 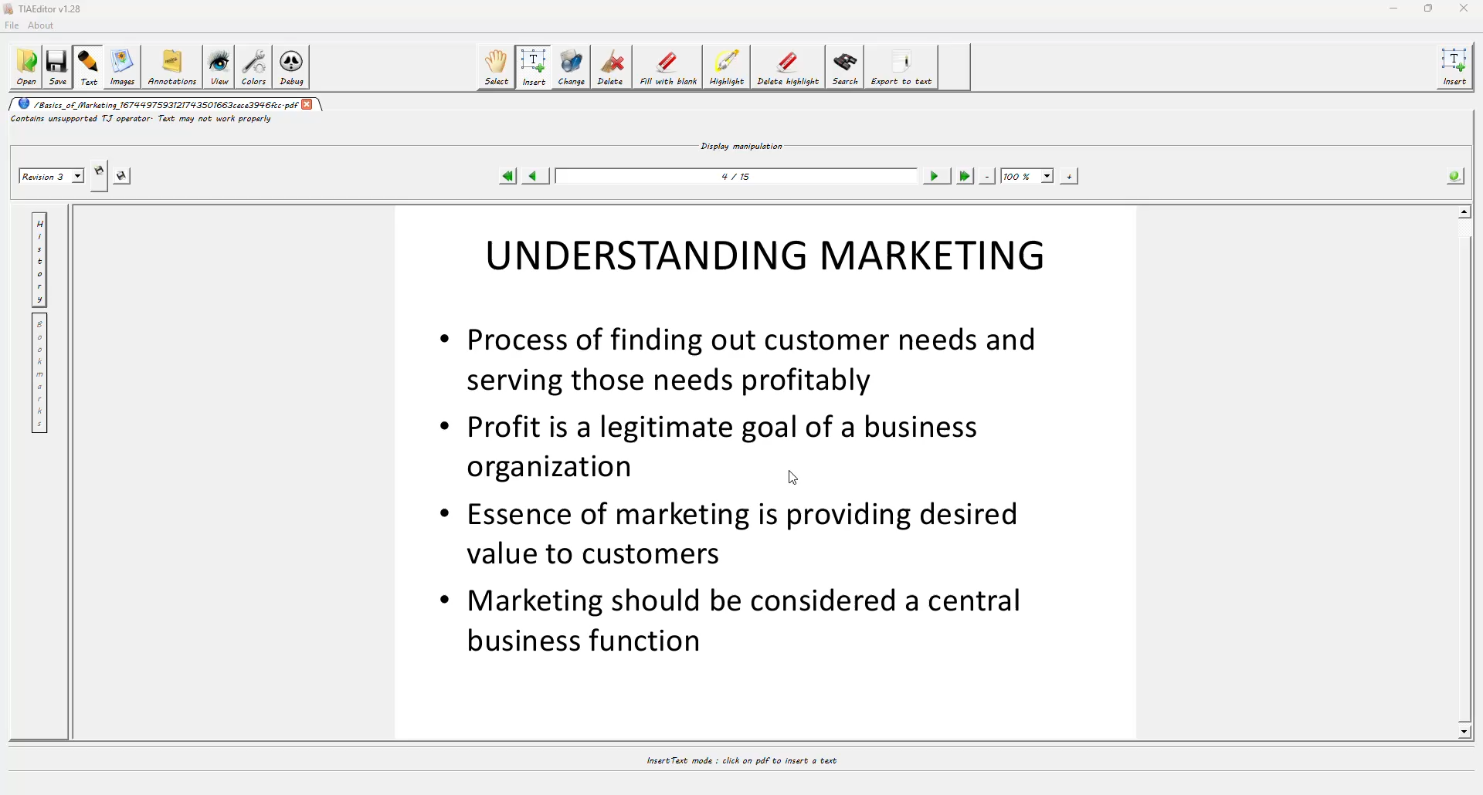 What do you see at coordinates (1068, 175) in the screenshot?
I see `zoom in` at bounding box center [1068, 175].